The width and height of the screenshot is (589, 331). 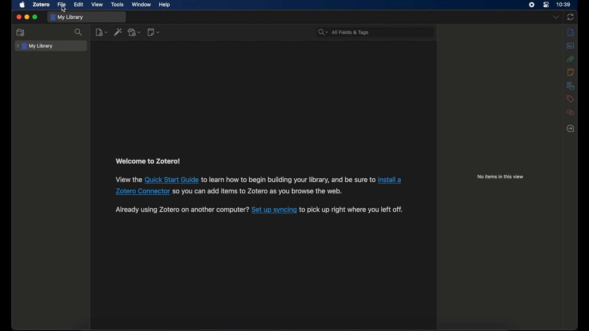 I want to click on tags, so click(x=569, y=99).